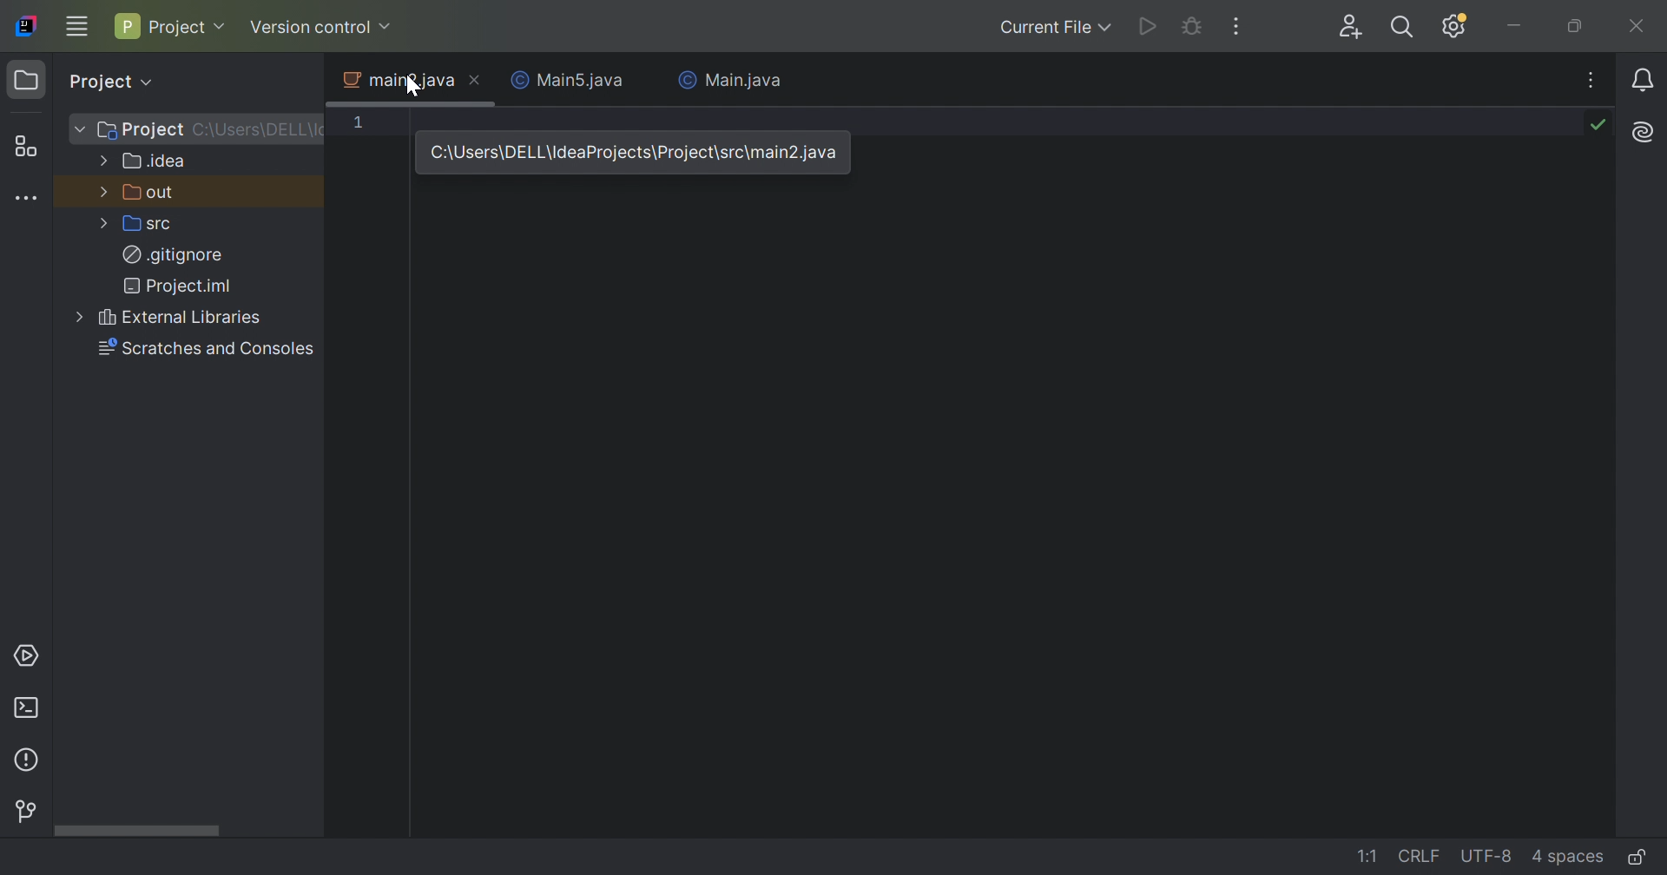  Describe the element at coordinates (1486, 857) in the screenshot. I see `UTF-8` at that location.